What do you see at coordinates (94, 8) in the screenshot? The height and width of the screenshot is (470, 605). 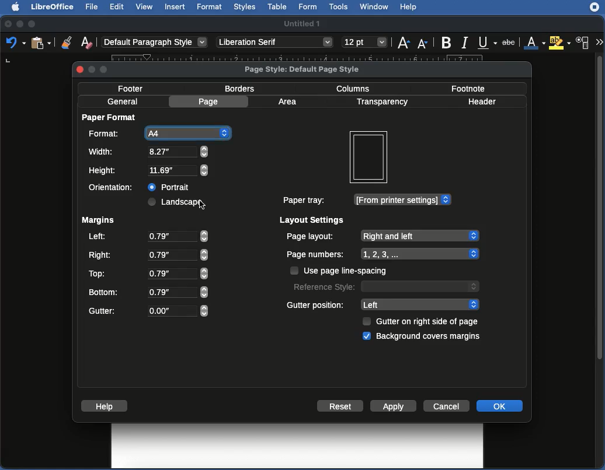 I see `File` at bounding box center [94, 8].